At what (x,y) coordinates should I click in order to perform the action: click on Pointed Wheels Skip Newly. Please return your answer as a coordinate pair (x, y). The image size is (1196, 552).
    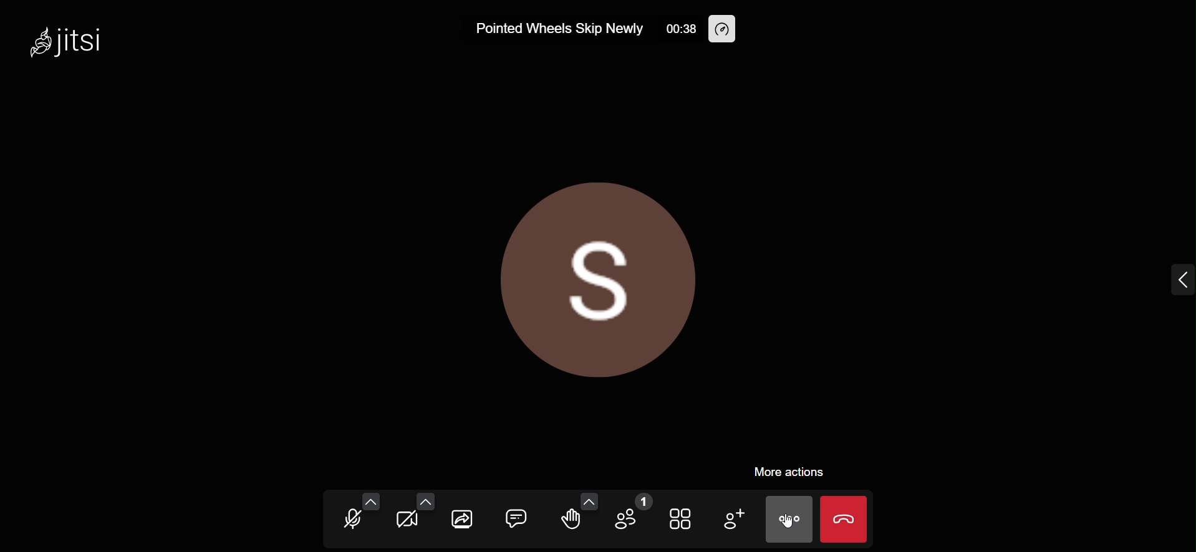
    Looking at the image, I should click on (559, 29).